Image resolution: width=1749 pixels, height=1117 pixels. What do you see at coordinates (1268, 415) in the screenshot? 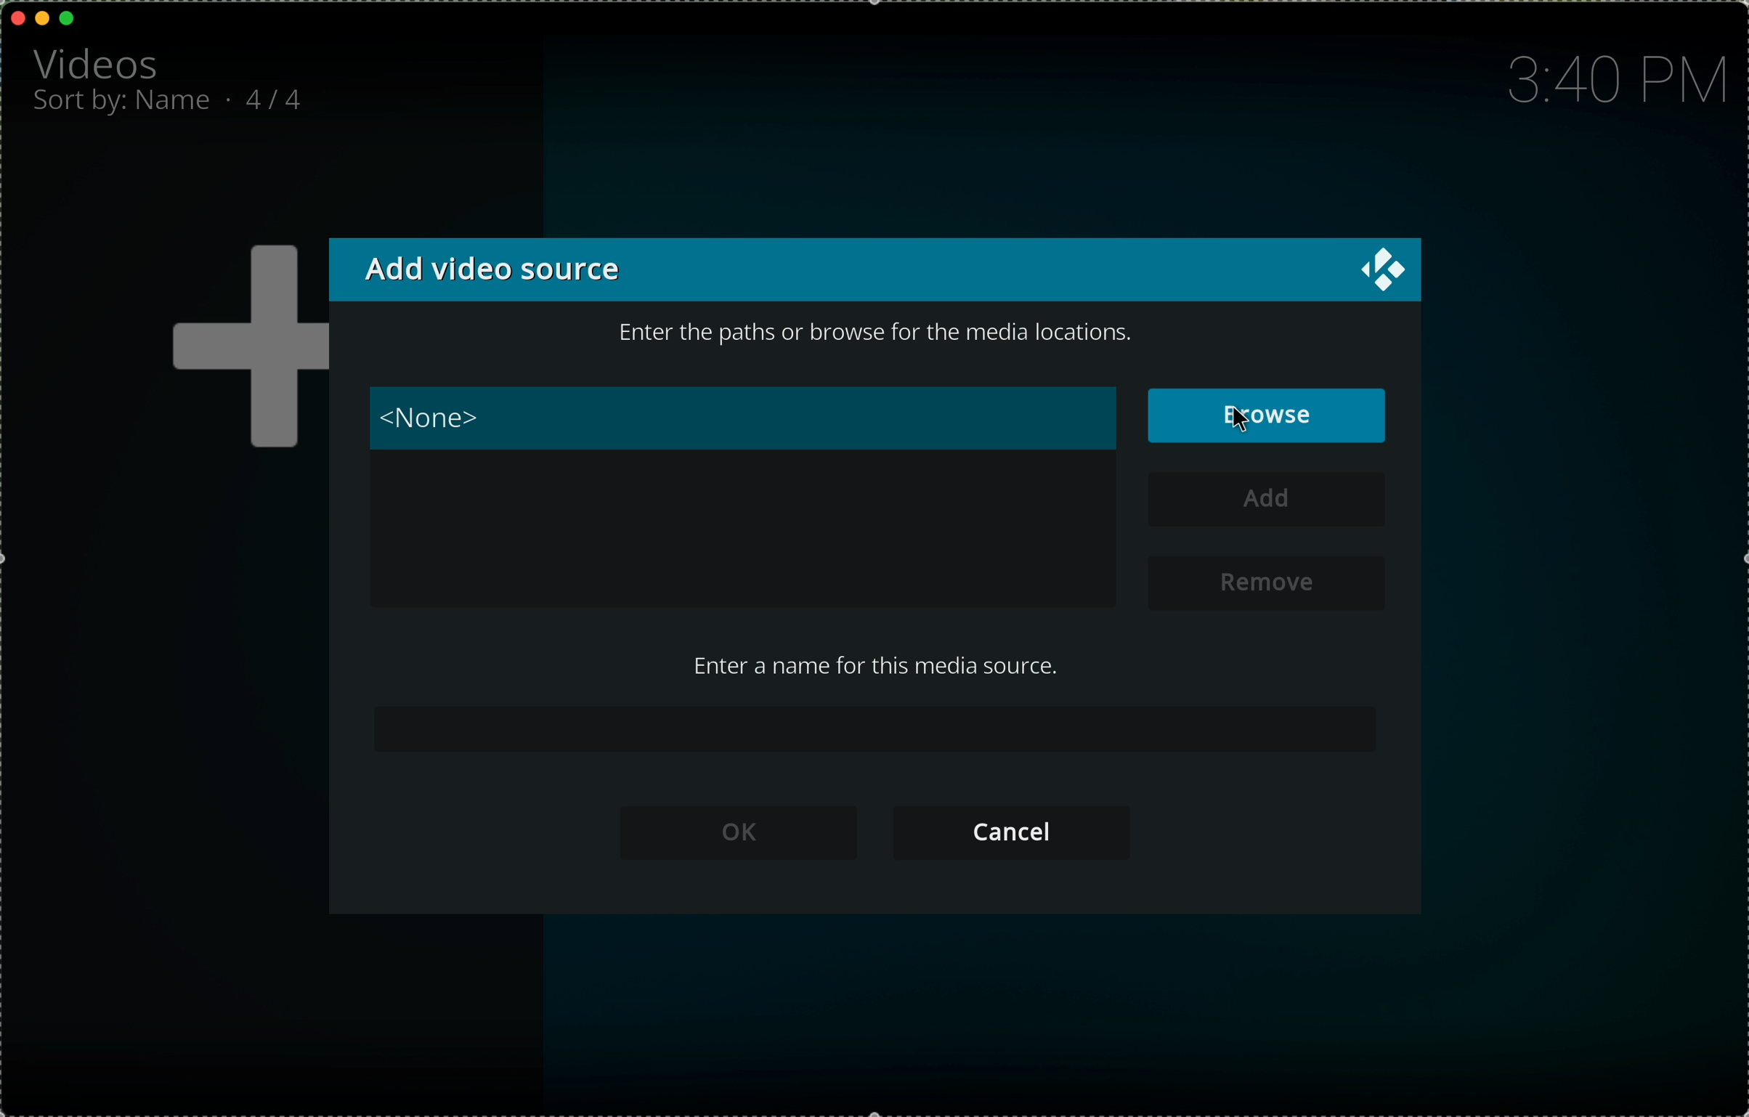
I see `click on browse button` at bounding box center [1268, 415].